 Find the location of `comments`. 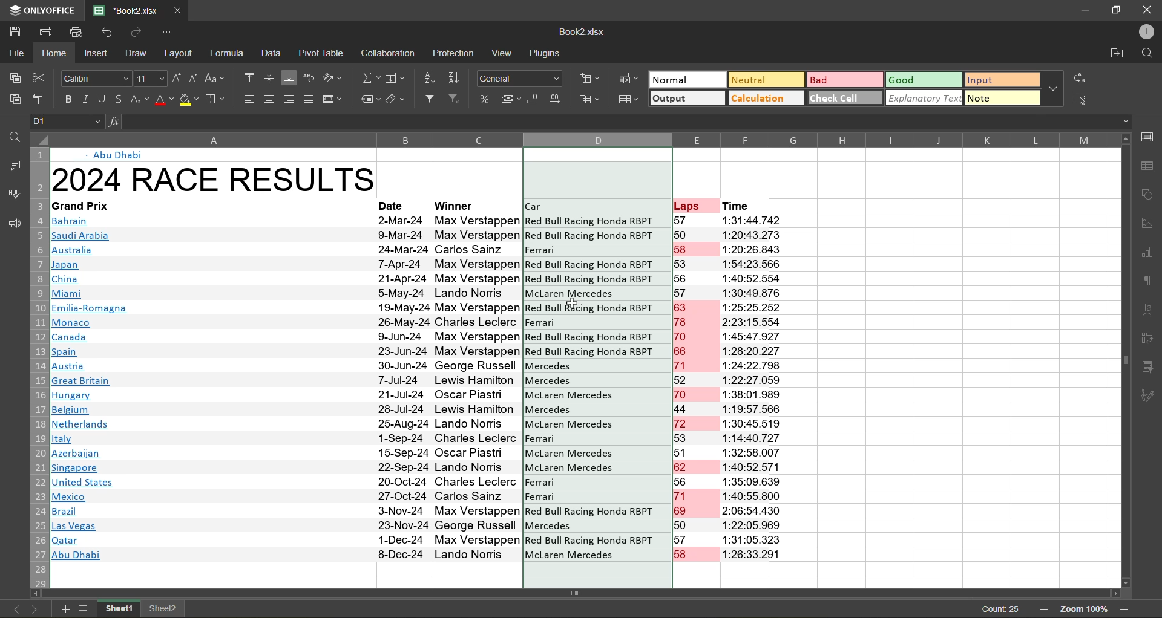

comments is located at coordinates (12, 168).